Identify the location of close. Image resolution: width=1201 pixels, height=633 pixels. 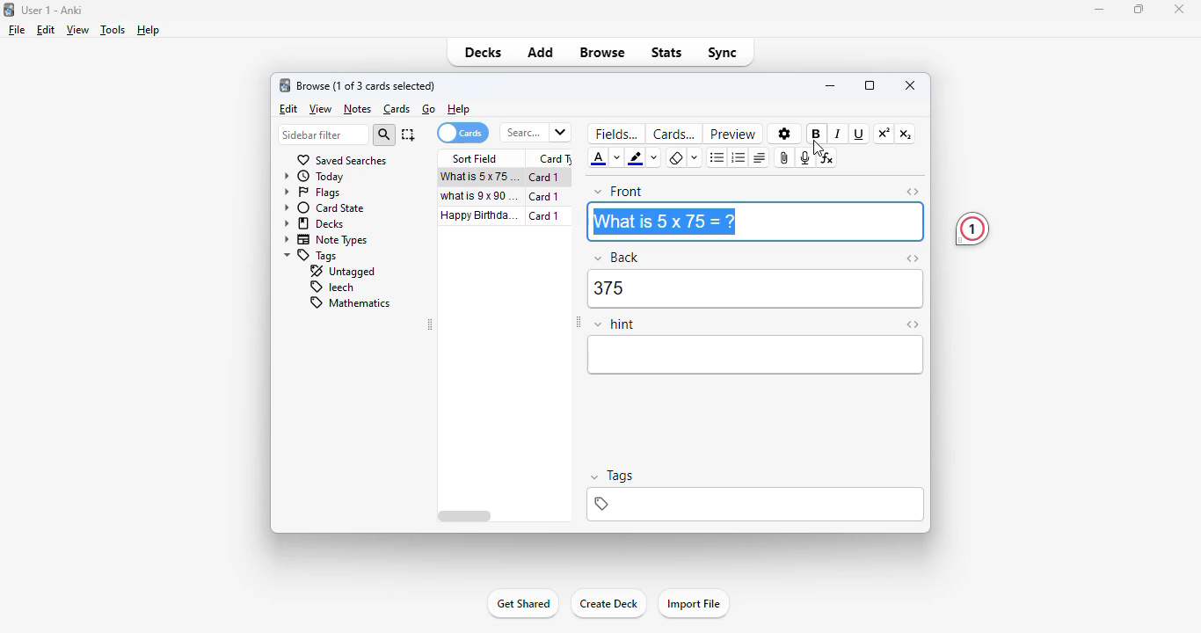
(1179, 10).